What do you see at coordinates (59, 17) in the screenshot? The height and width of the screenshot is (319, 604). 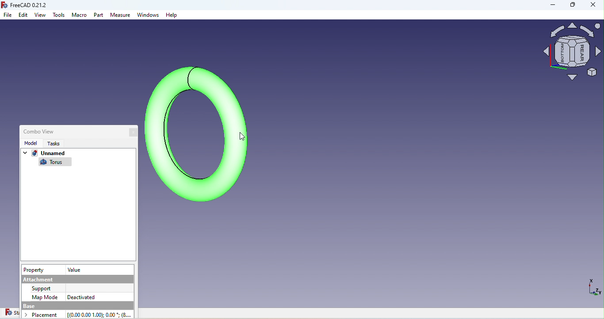 I see `Tools` at bounding box center [59, 17].